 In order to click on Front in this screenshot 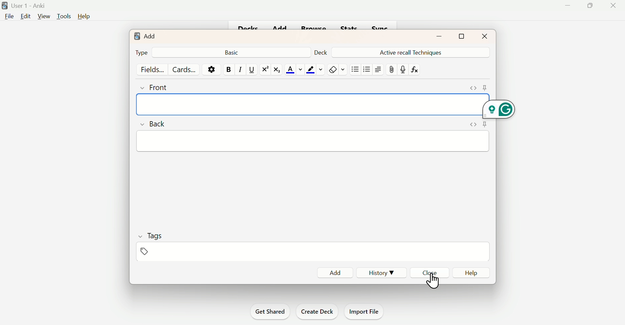, I will do `click(163, 87)`.